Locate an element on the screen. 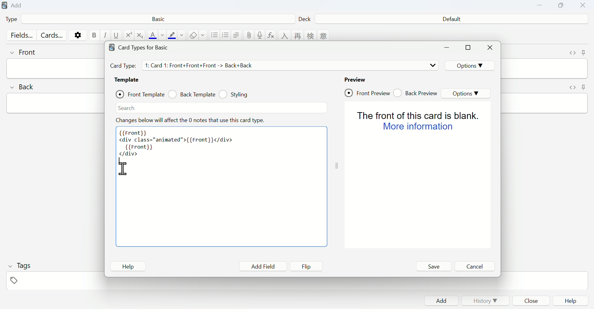 This screenshot has height=309, width=594. Cancel is located at coordinates (475, 266).